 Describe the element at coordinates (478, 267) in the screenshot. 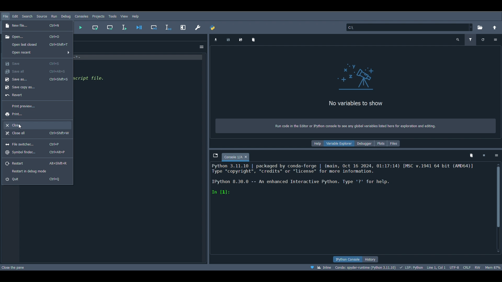

I see `File permissions` at that location.